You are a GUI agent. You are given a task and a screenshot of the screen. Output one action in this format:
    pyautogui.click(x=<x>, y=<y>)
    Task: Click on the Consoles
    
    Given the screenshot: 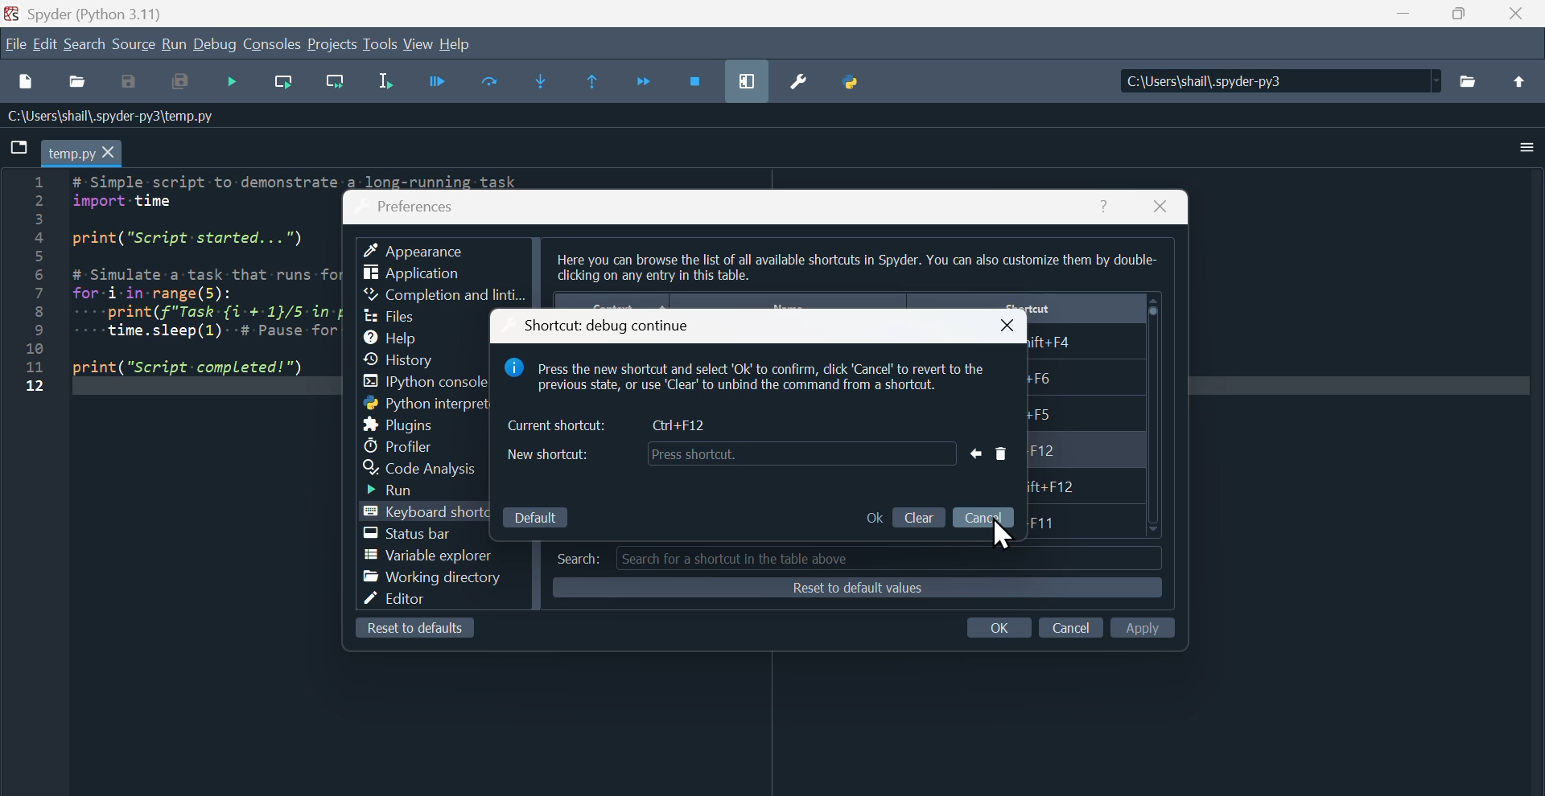 What is the action you would take?
    pyautogui.click(x=273, y=43)
    